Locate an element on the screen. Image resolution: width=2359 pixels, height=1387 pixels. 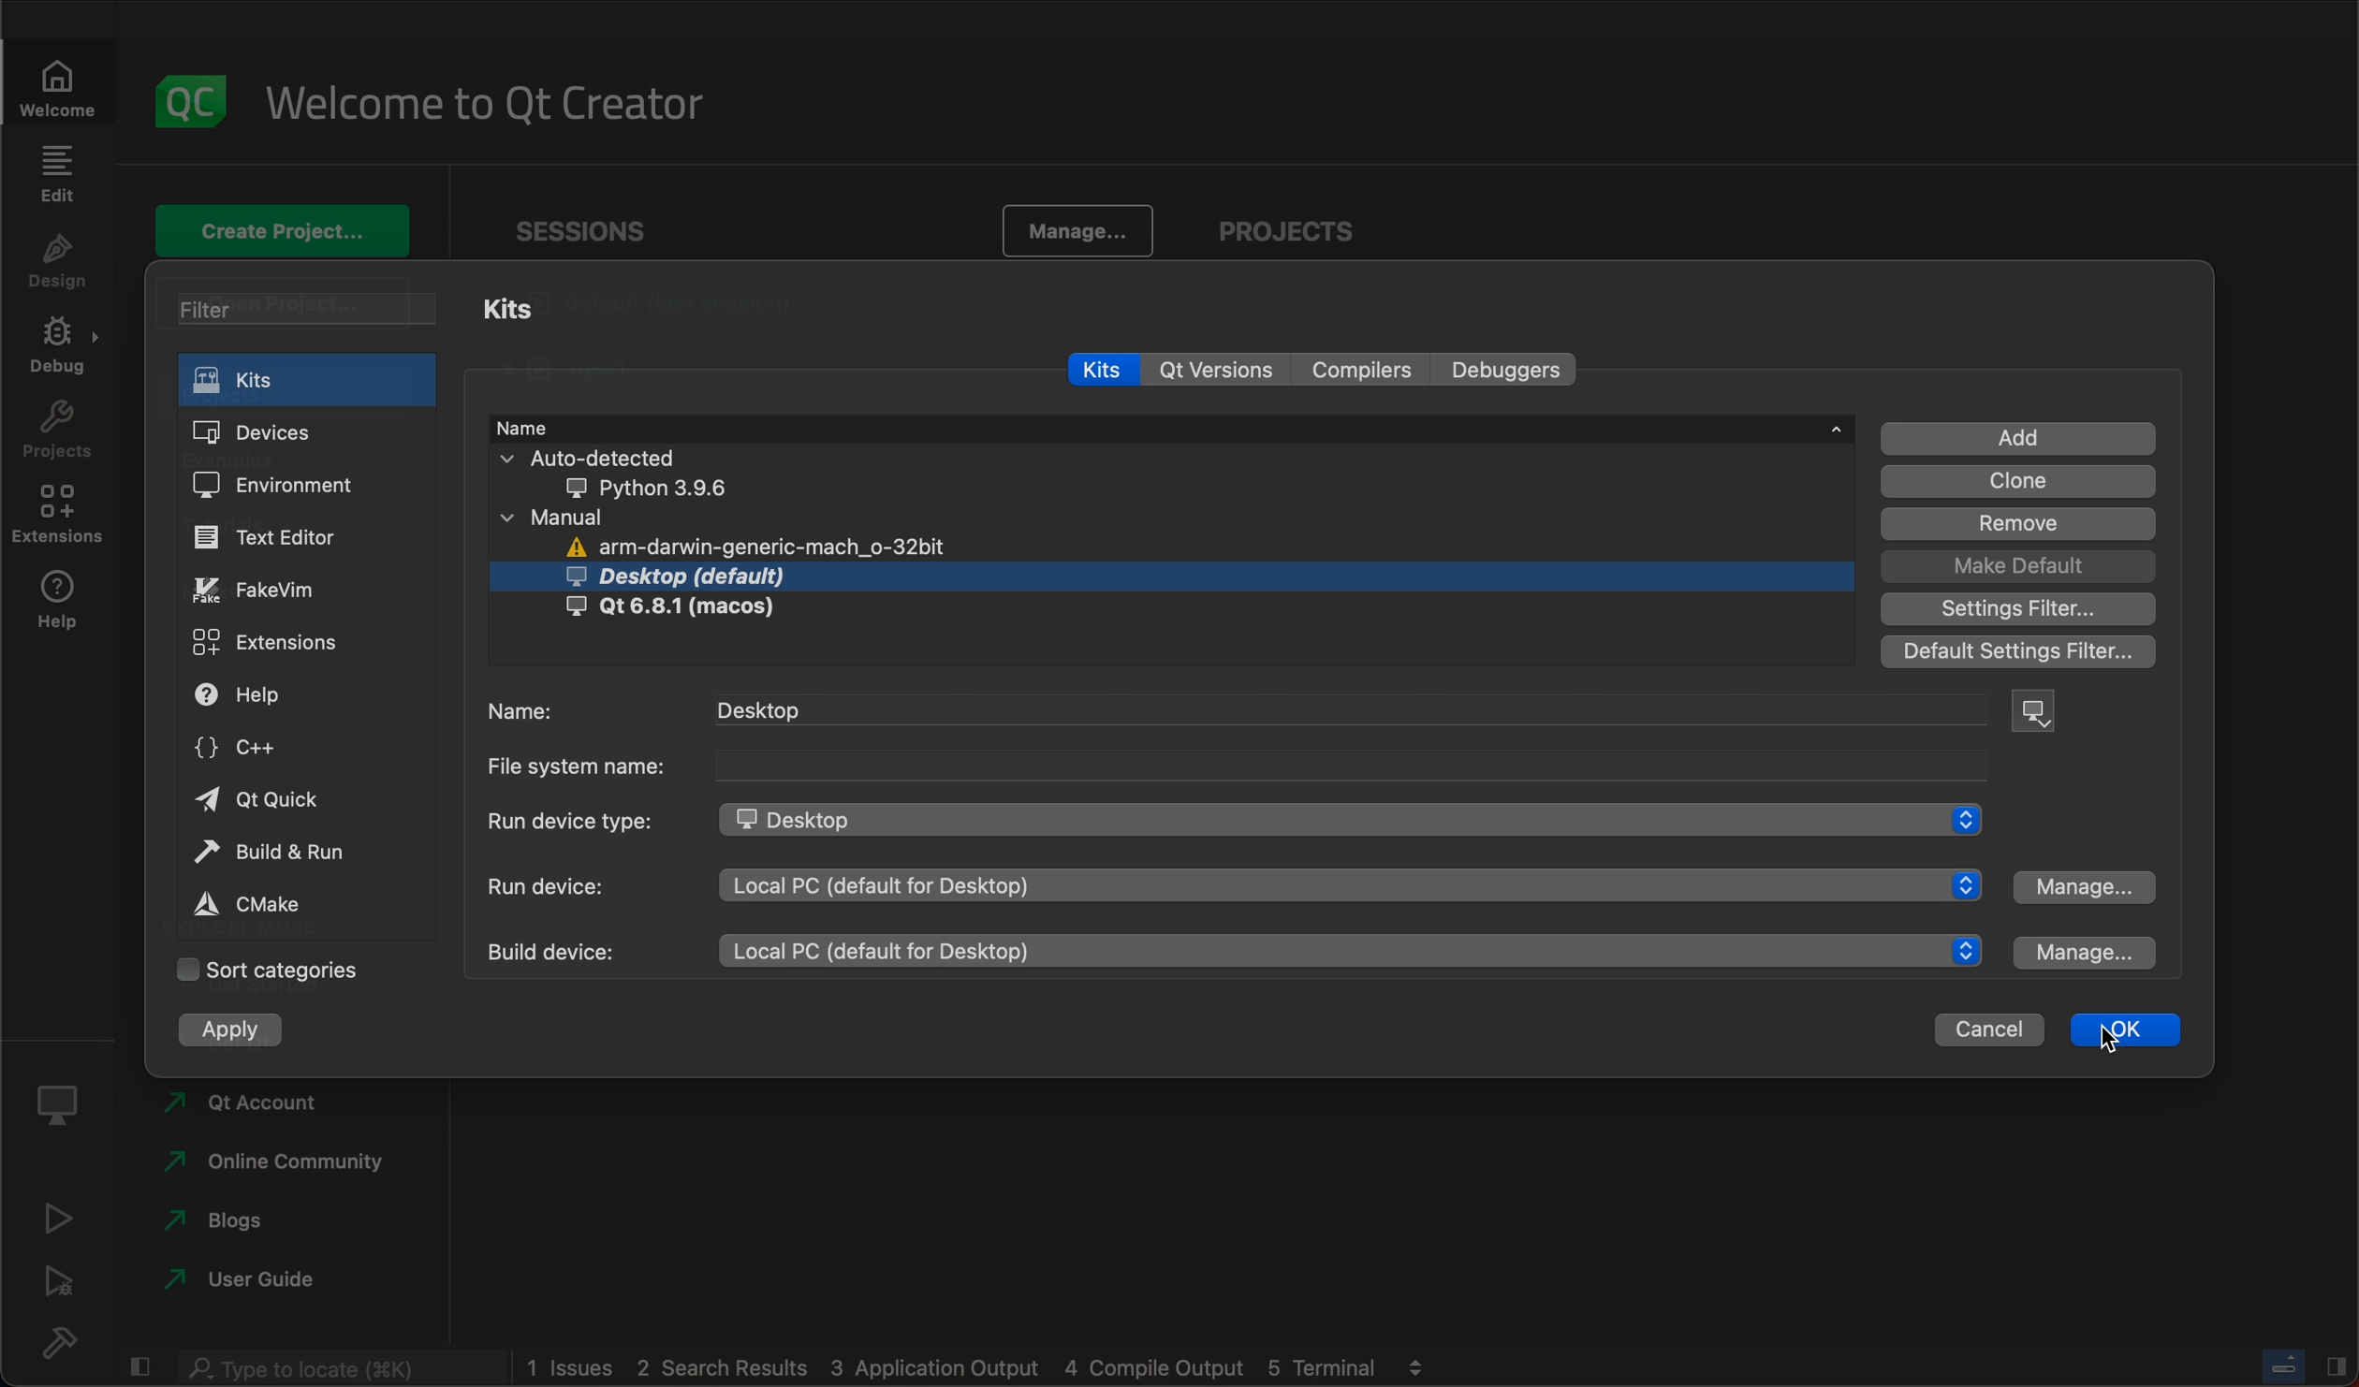
kits is located at coordinates (1104, 373).